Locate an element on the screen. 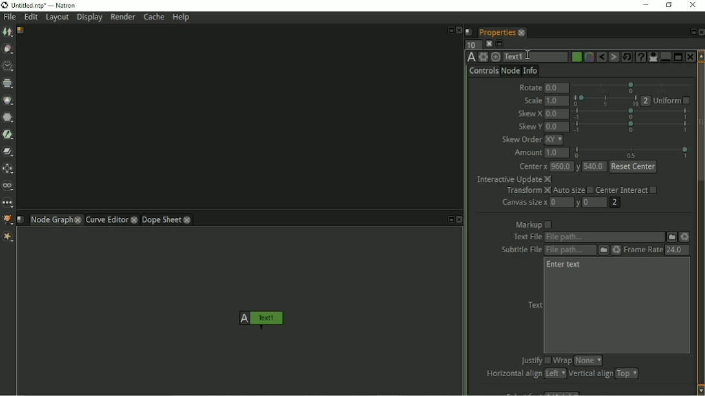 Image resolution: width=705 pixels, height=396 pixels. Maximize is located at coordinates (678, 56).